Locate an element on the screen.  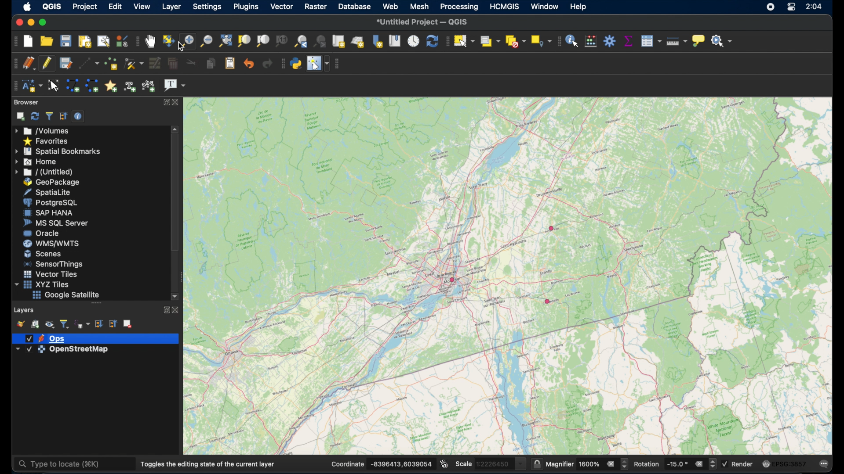
modify annotations is located at coordinates (54, 86).